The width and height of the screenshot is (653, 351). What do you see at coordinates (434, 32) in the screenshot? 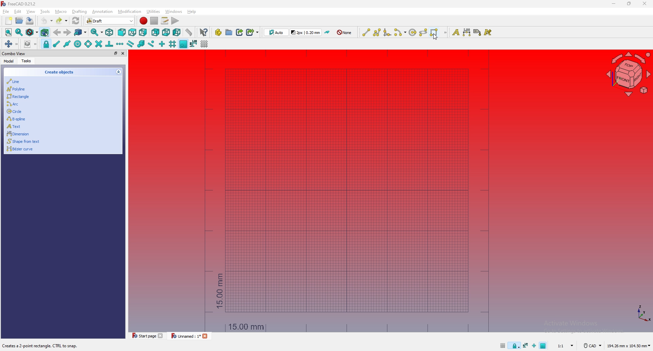
I see `rectangle` at bounding box center [434, 32].